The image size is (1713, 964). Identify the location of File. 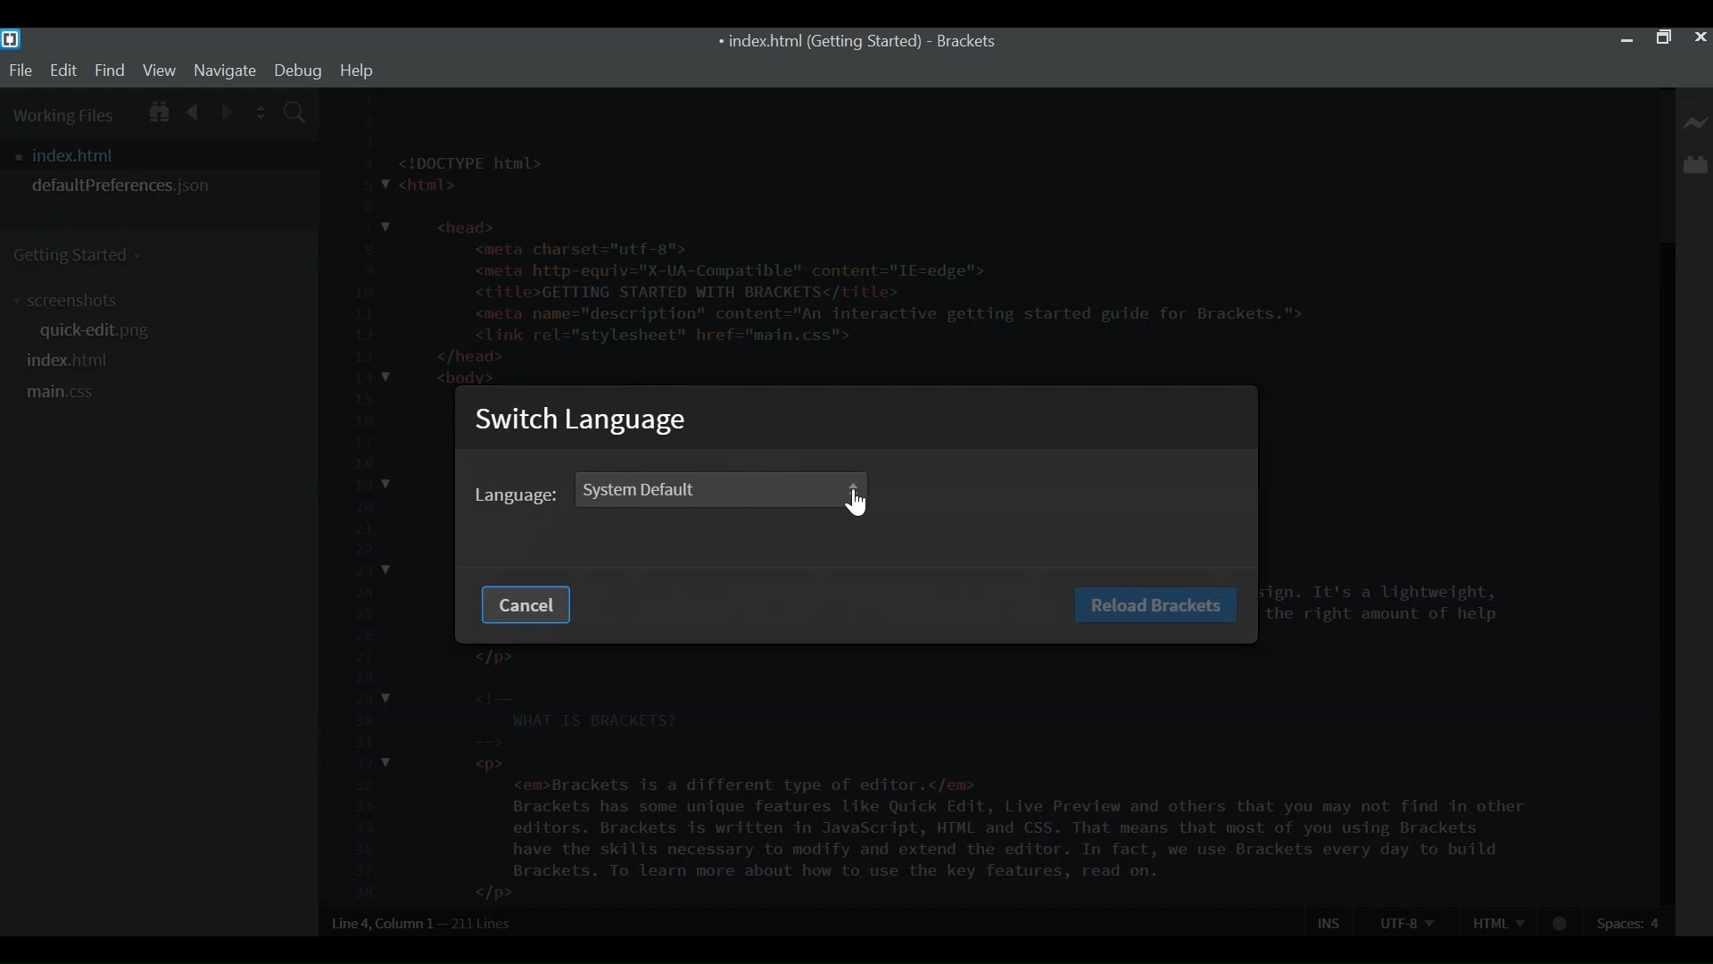
(20, 71).